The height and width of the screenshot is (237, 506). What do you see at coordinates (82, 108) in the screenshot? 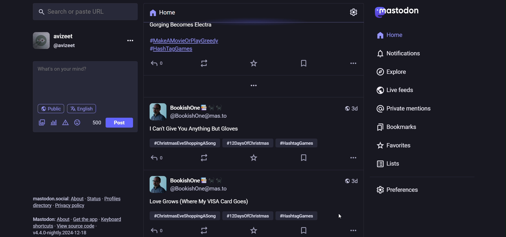
I see `english` at bounding box center [82, 108].